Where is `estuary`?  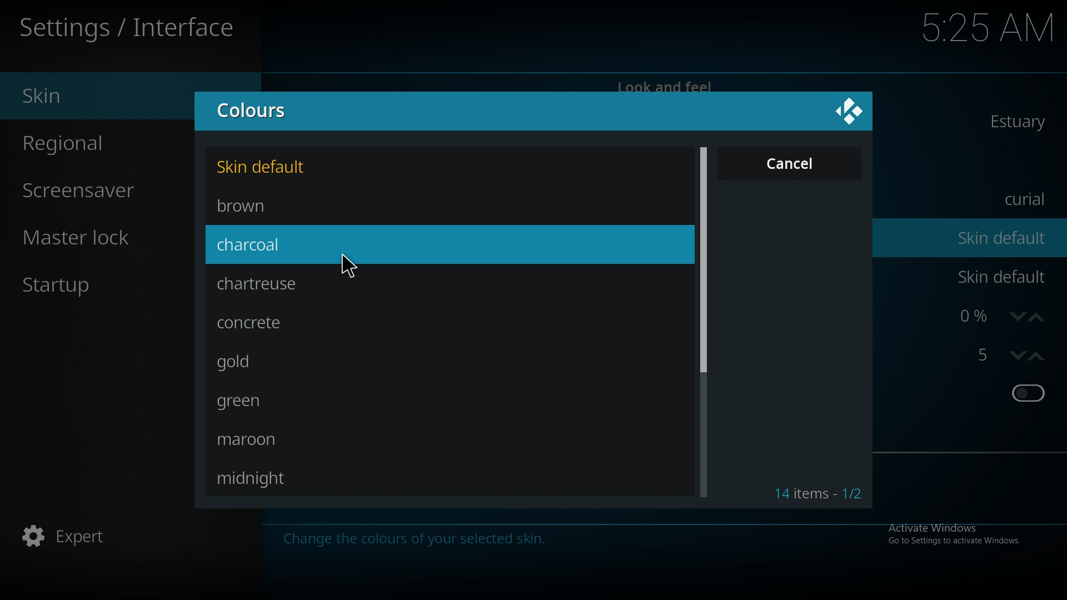 estuary is located at coordinates (1018, 121).